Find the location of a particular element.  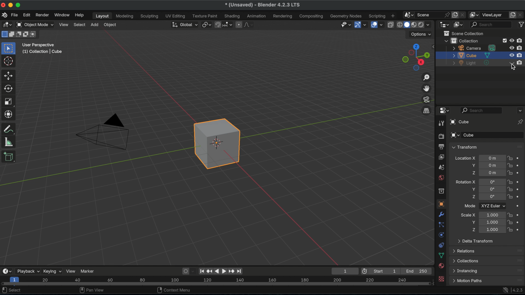

location Y is located at coordinates (471, 166).